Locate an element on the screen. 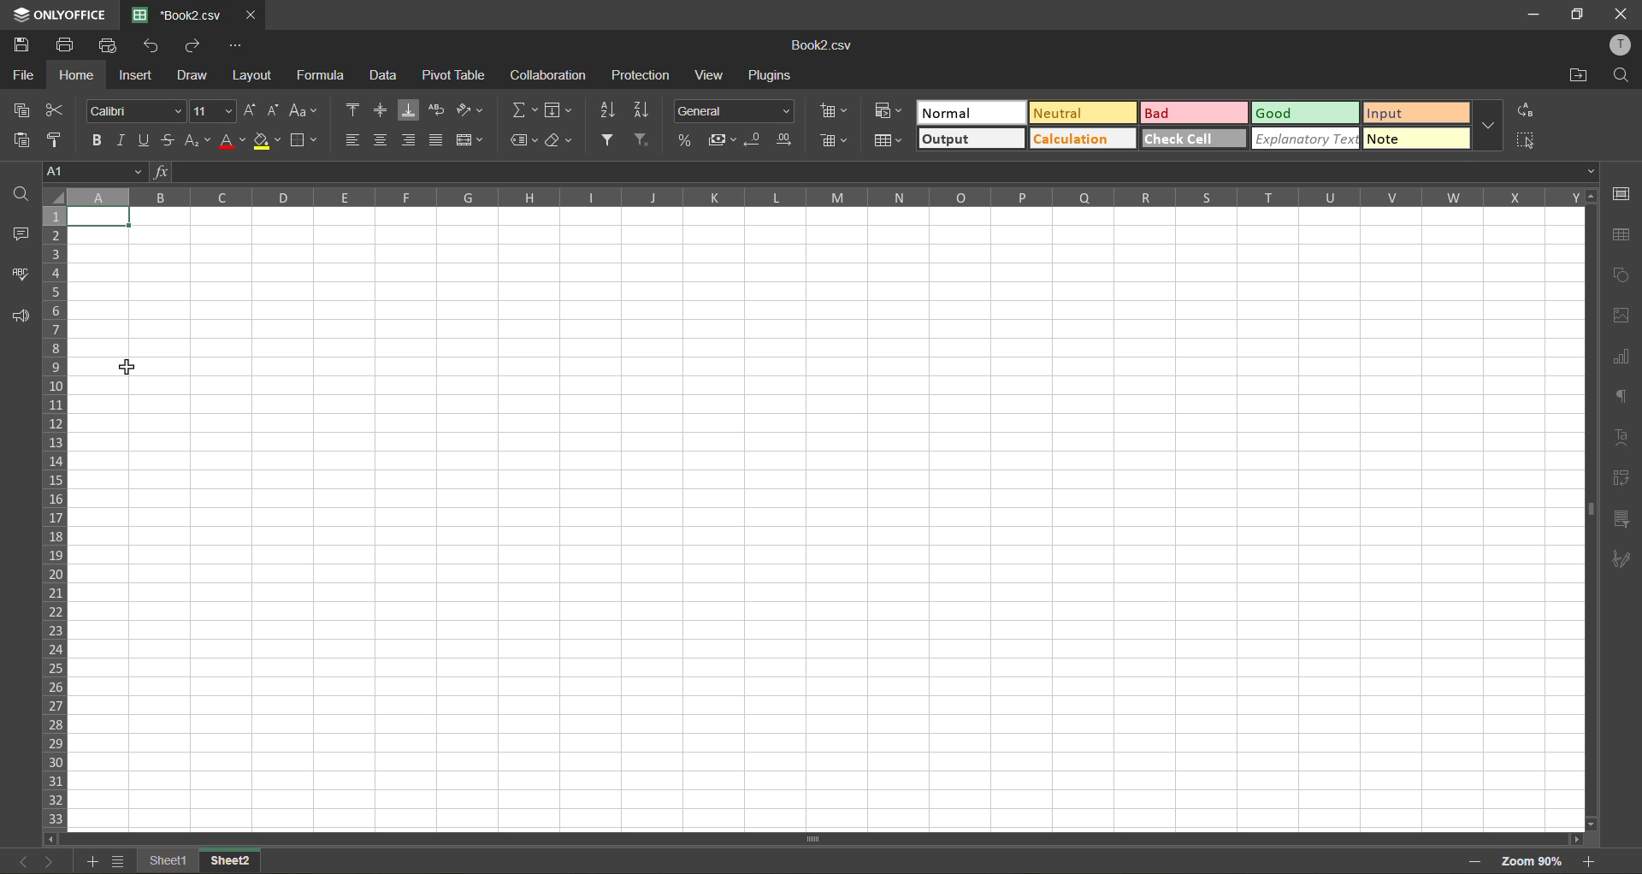  close tab is located at coordinates (248, 13).